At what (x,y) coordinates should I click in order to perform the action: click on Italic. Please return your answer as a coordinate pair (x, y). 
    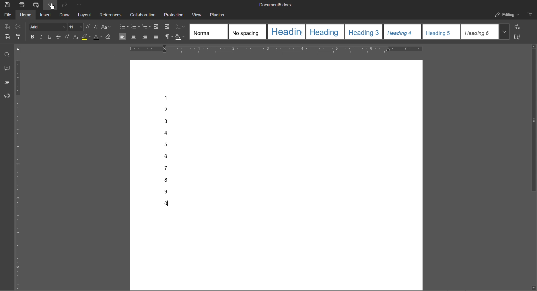
    Looking at the image, I should click on (42, 37).